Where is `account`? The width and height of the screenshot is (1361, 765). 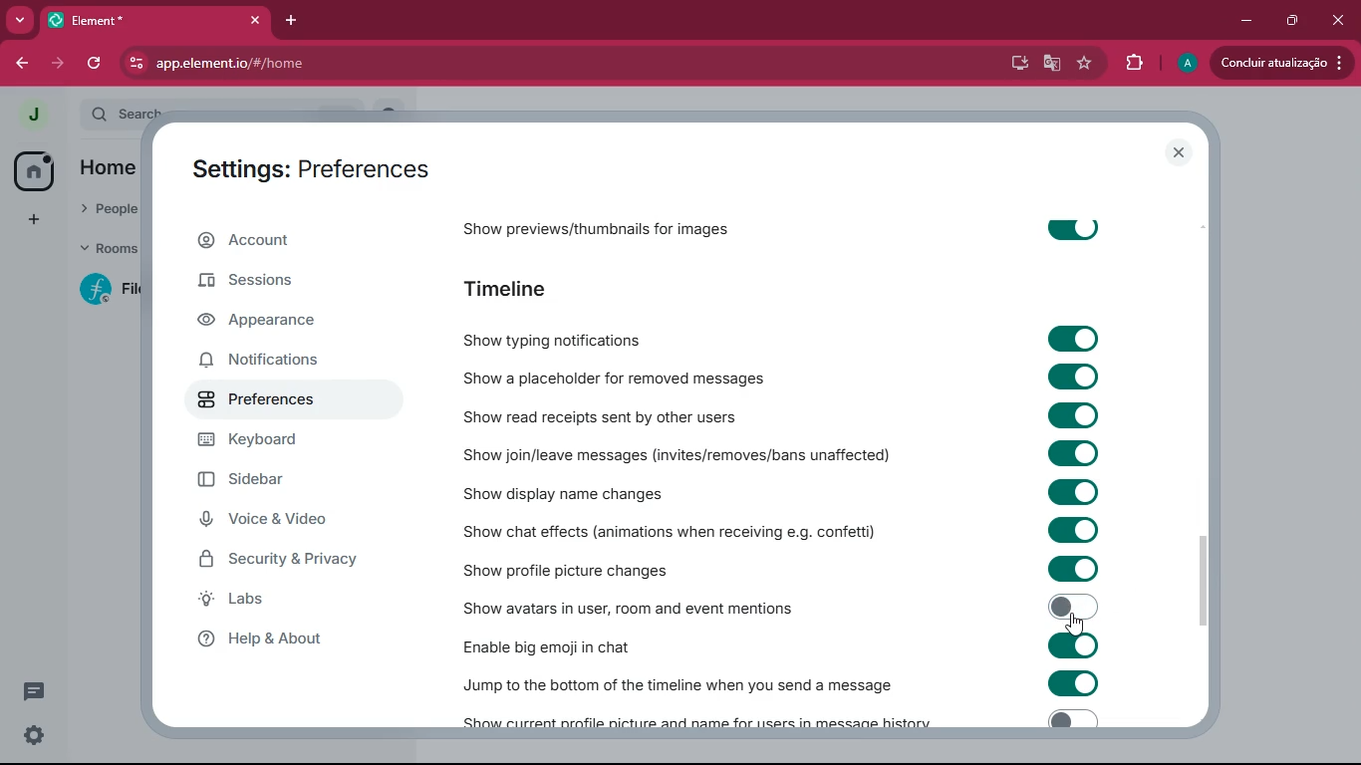 account is located at coordinates (288, 244).